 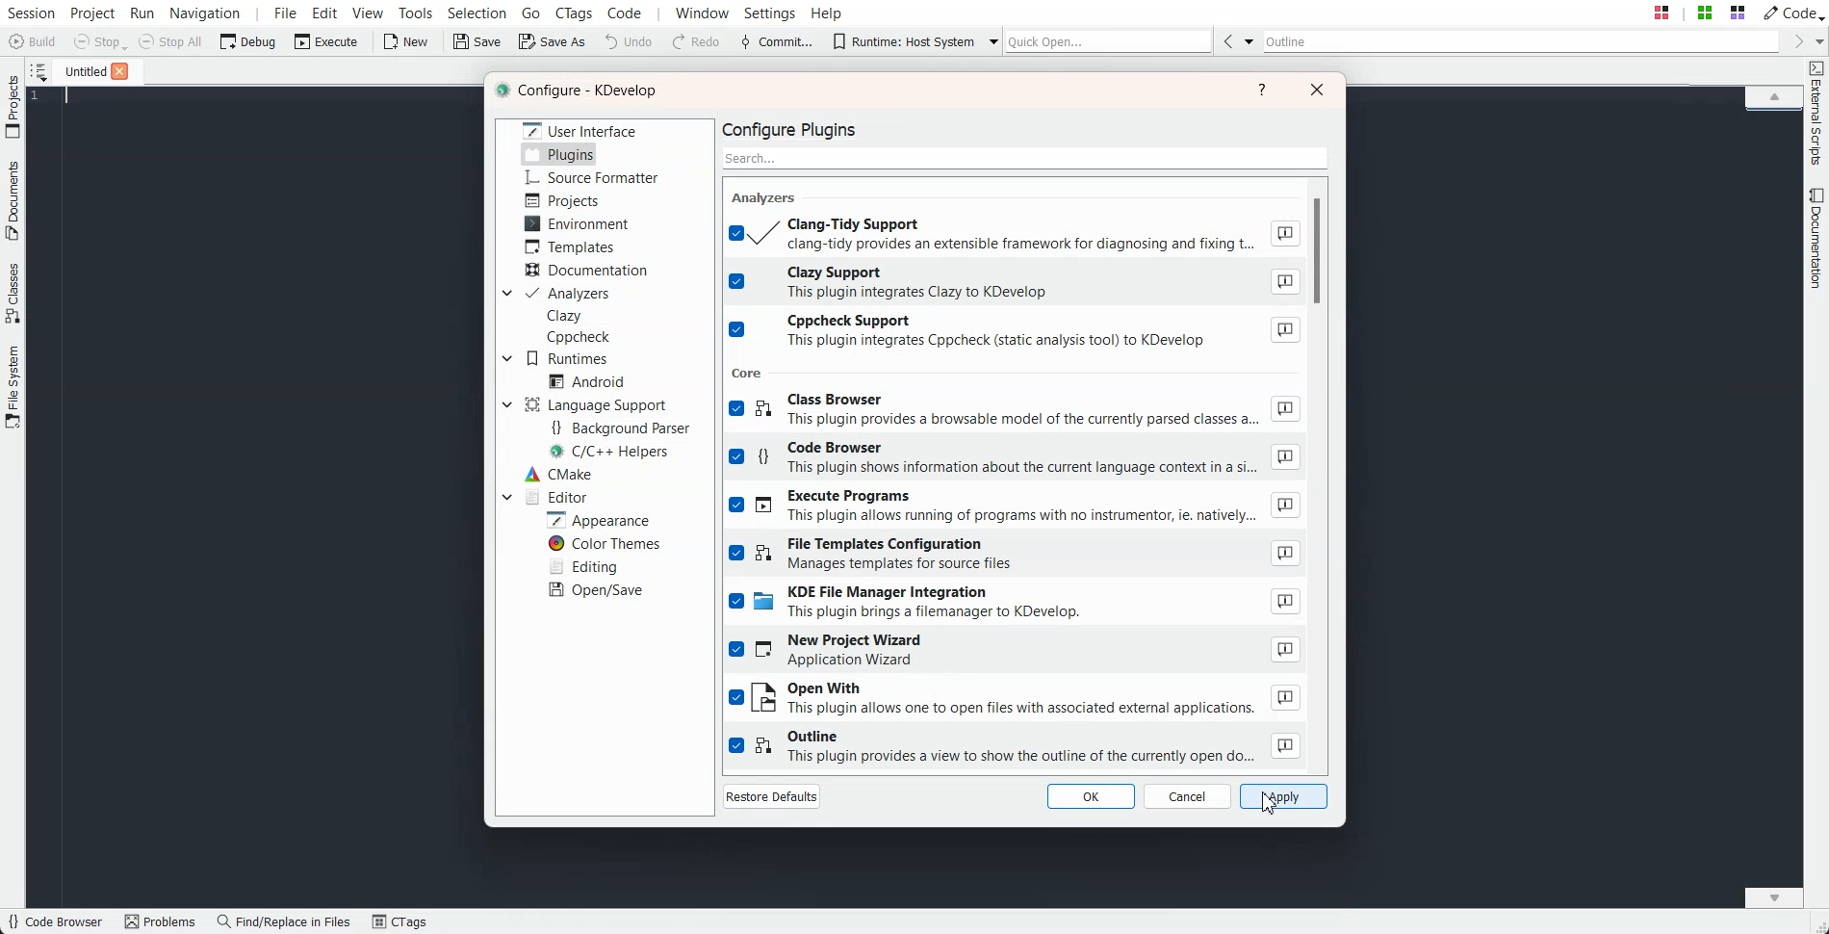 What do you see at coordinates (40, 96) in the screenshot?
I see `Number line` at bounding box center [40, 96].